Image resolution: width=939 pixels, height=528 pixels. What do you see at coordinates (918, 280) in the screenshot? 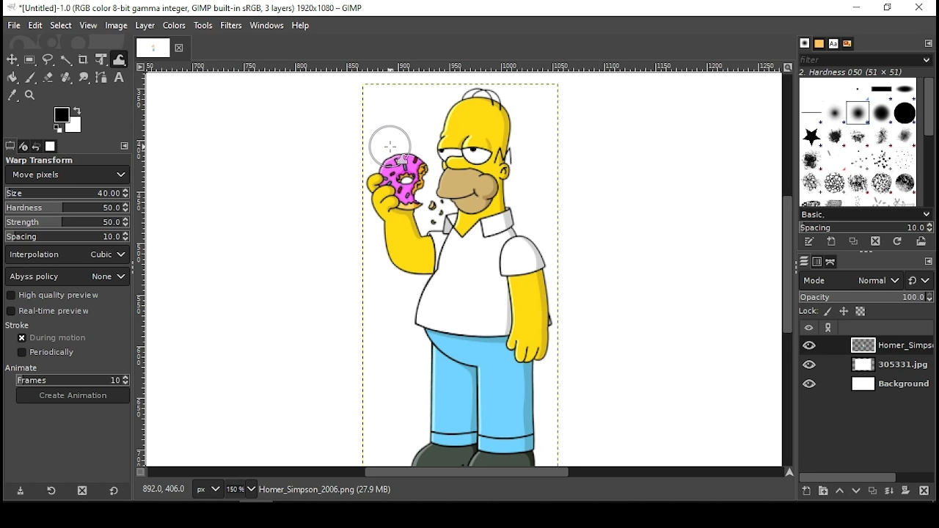
I see `switch to another group of modes` at bounding box center [918, 280].